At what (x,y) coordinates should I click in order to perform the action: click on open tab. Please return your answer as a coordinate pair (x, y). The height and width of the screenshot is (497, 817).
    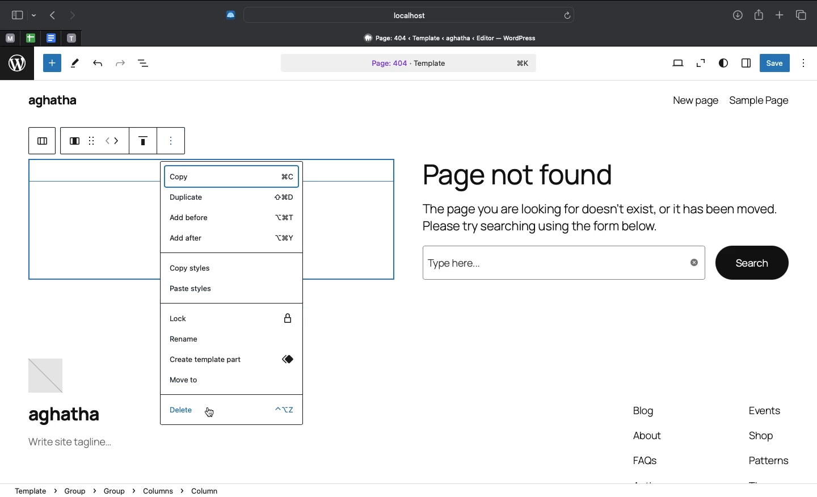
    Looking at the image, I should click on (71, 39).